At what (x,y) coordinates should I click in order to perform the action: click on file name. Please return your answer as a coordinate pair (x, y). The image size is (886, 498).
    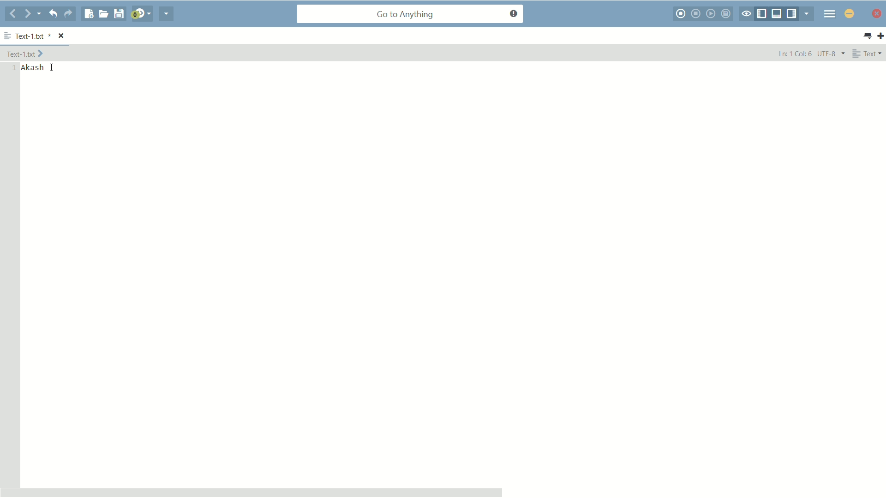
    Looking at the image, I should click on (31, 37).